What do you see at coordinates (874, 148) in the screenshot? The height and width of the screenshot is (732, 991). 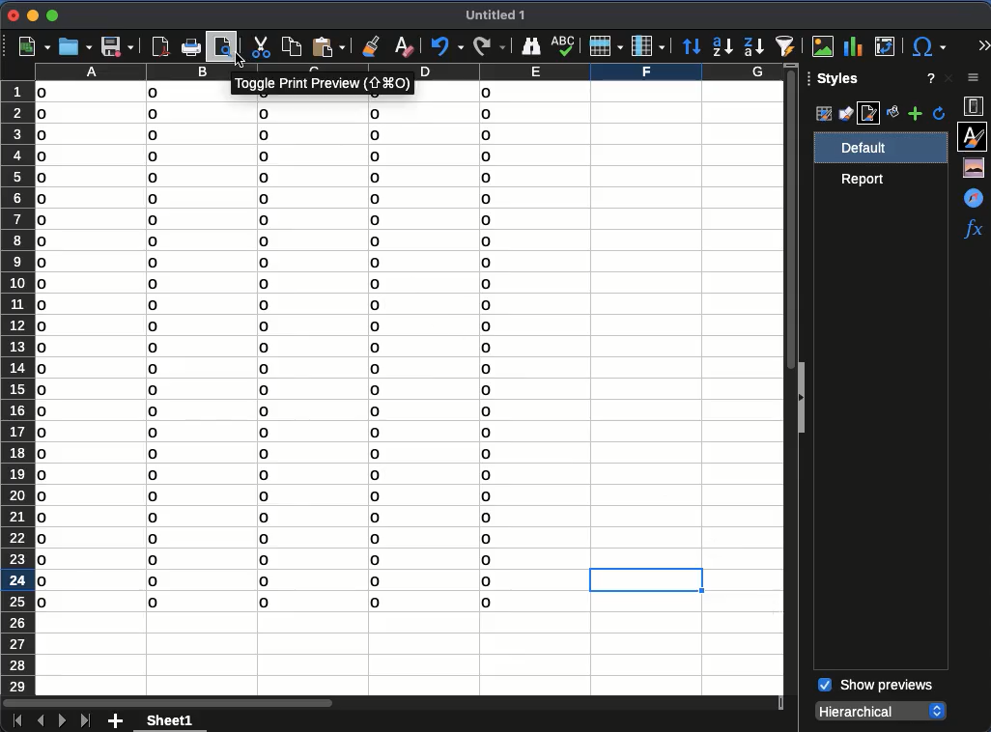 I see `default ` at bounding box center [874, 148].